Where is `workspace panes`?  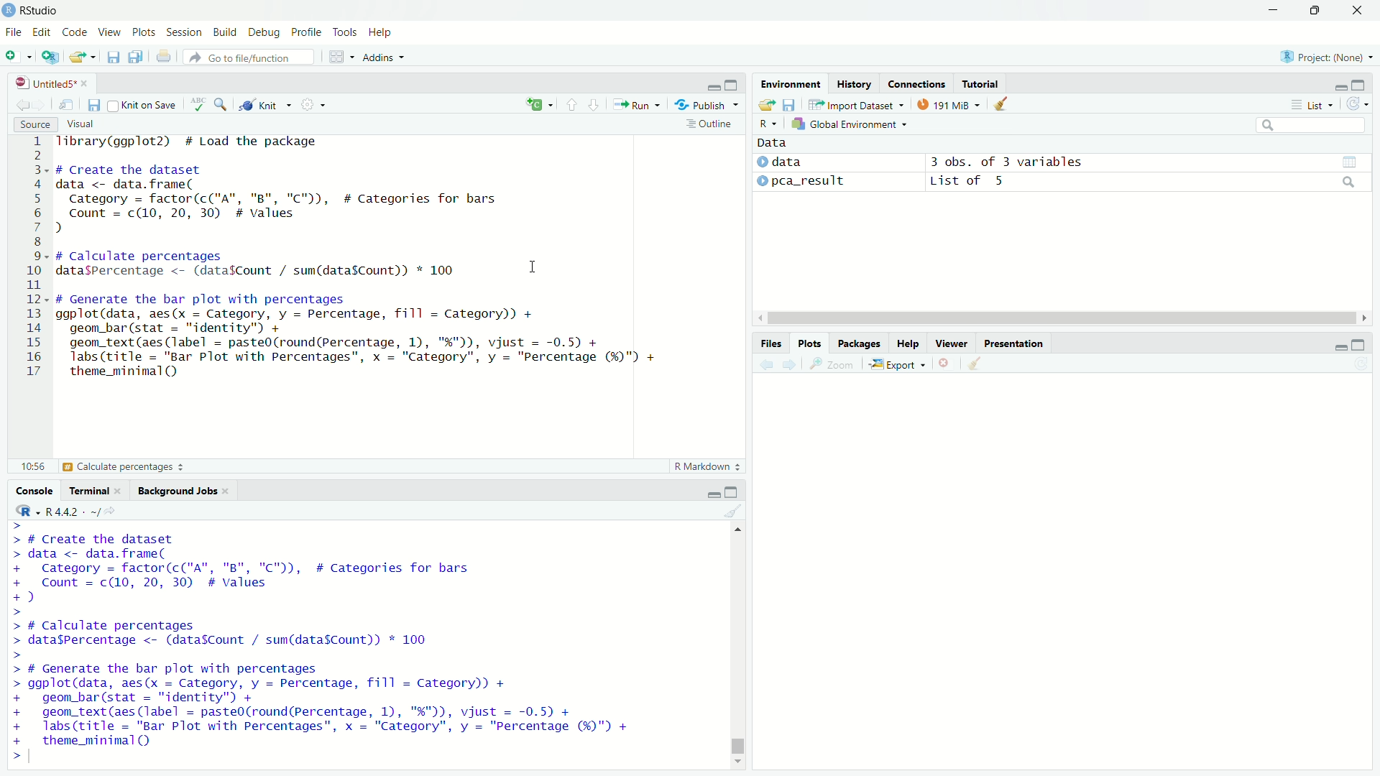 workspace panes is located at coordinates (339, 56).